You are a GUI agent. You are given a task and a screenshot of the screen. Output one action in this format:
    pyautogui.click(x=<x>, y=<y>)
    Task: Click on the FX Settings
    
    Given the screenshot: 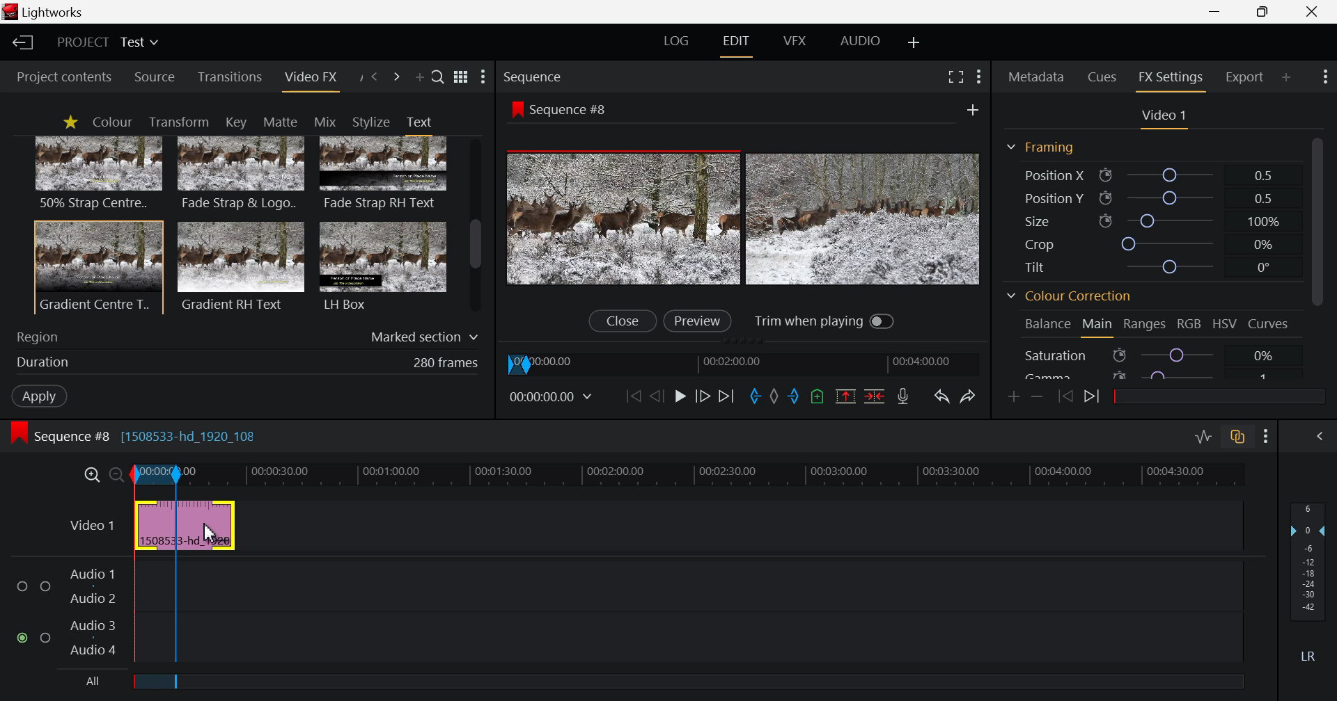 What is the action you would take?
    pyautogui.click(x=1170, y=77)
    